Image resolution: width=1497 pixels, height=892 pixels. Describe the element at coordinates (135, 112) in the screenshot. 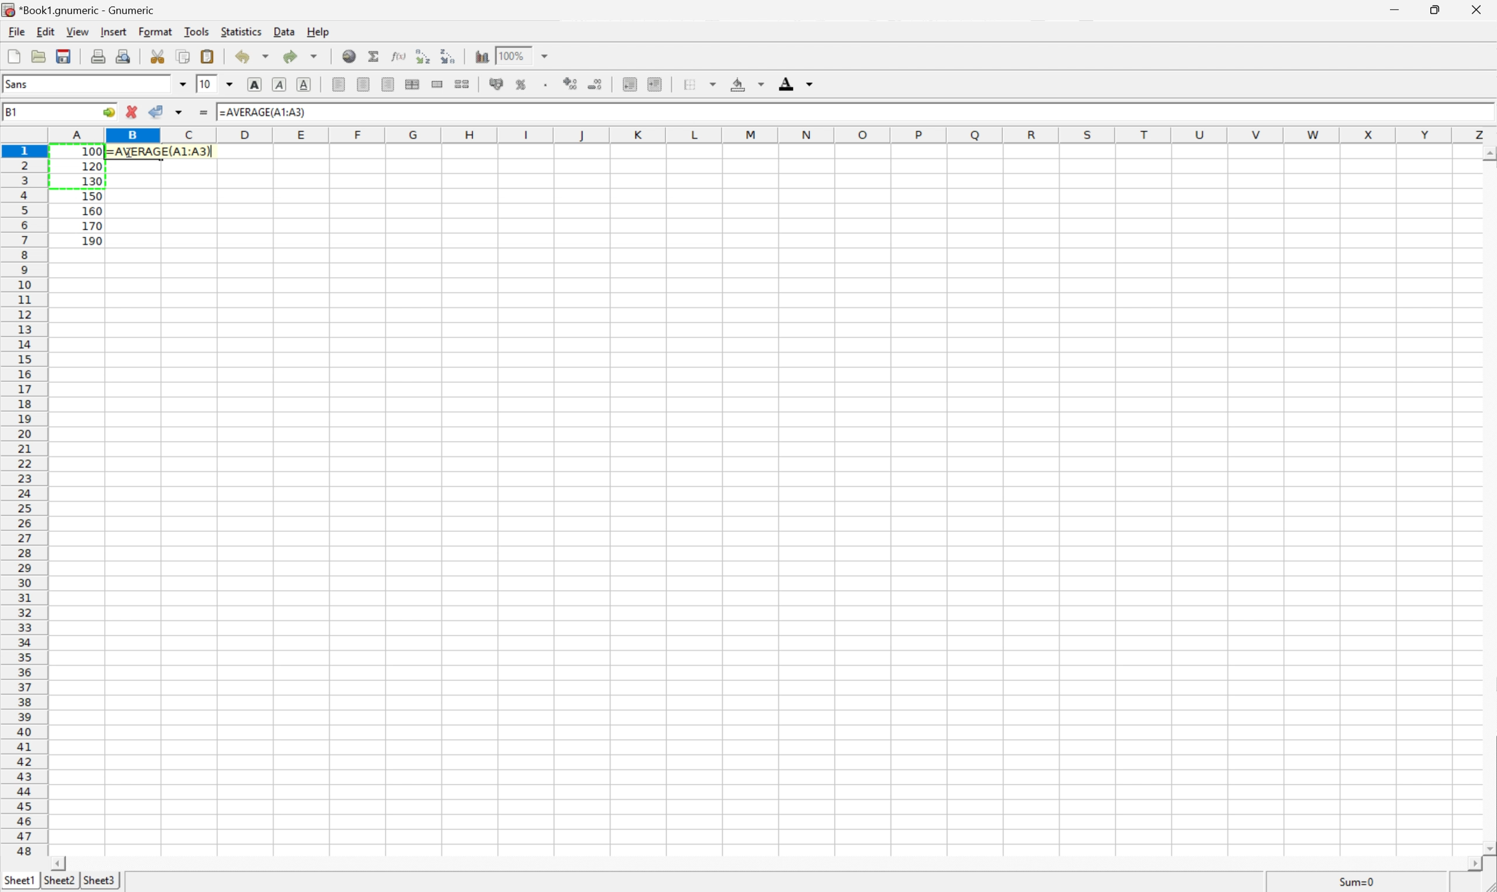

I see `Cancel changes` at that location.